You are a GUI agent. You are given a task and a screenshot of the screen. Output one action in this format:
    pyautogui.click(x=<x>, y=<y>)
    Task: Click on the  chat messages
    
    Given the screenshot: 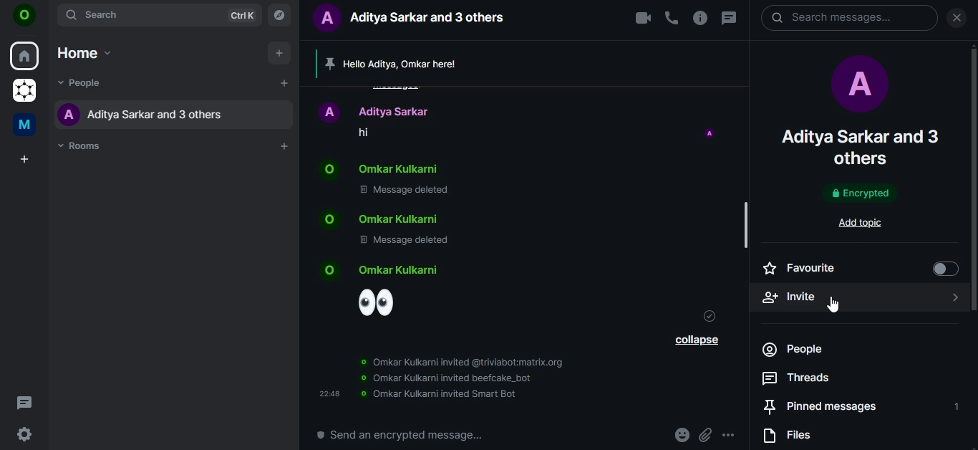 What is the action you would take?
    pyautogui.click(x=475, y=181)
    